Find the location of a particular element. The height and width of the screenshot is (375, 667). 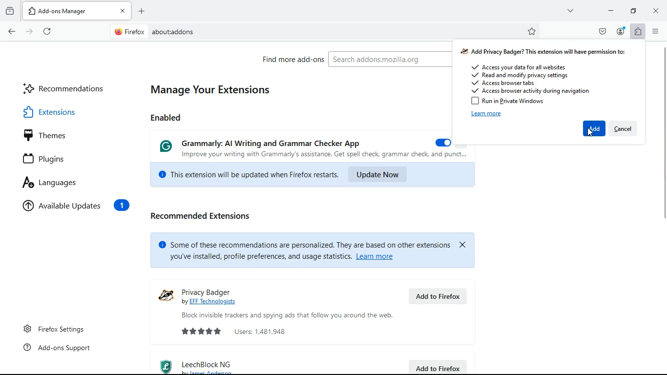

Add Privacy Badger? This extension will have permission to: is located at coordinates (546, 51).